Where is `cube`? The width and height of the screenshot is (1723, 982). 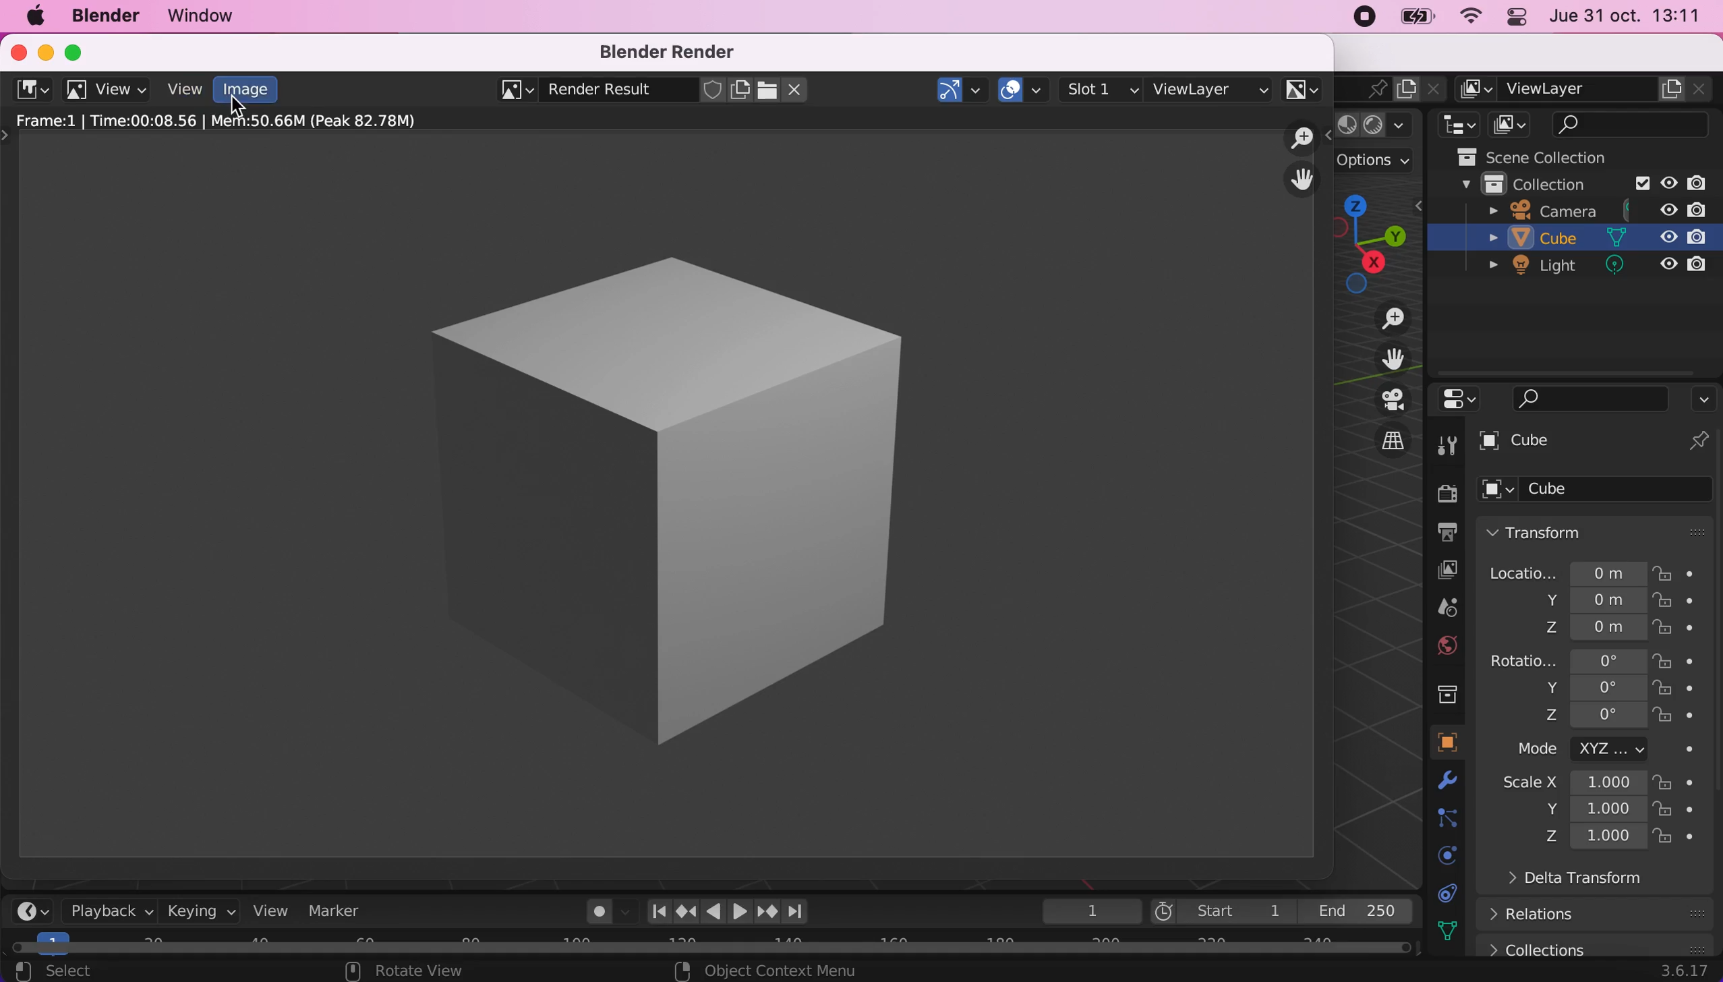
cube is located at coordinates (1598, 442).